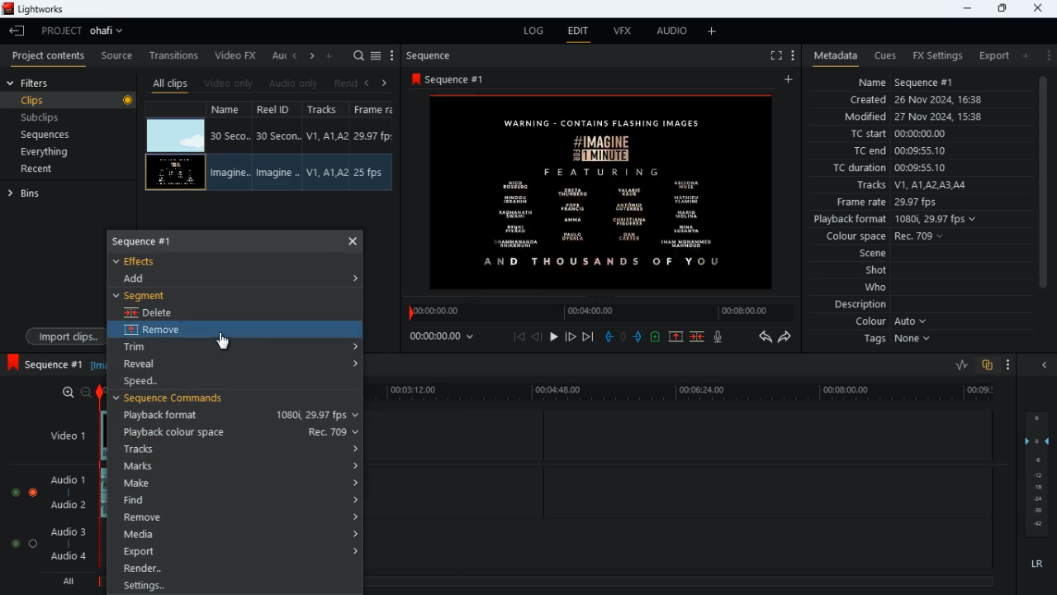  What do you see at coordinates (163, 585) in the screenshot?
I see `settings` at bounding box center [163, 585].